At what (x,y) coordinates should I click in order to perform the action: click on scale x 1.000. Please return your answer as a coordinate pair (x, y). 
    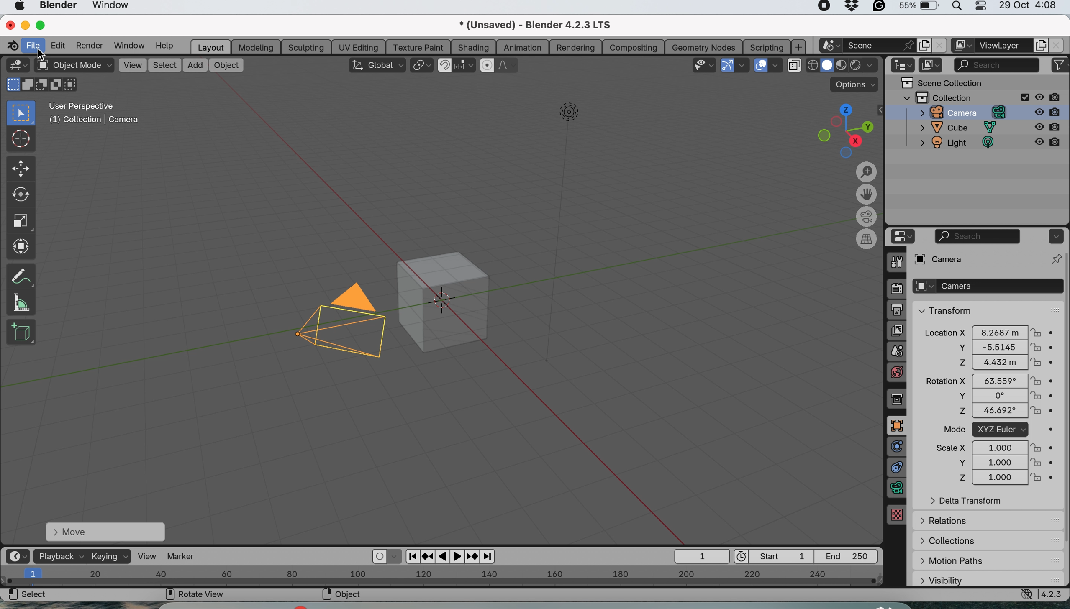
    Looking at the image, I should click on (993, 447).